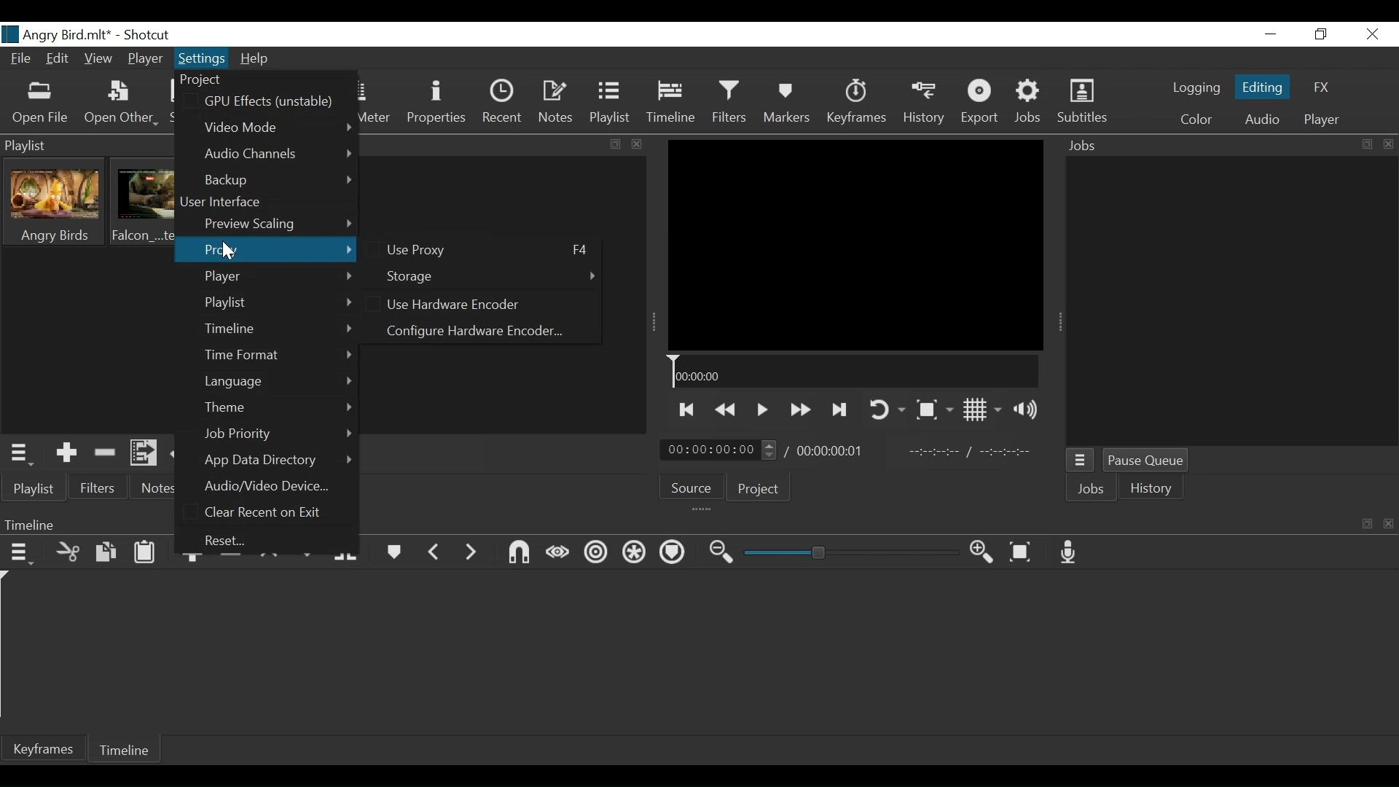 The height and width of the screenshot is (787, 1399). Describe the element at coordinates (726, 410) in the screenshot. I see `Play backward quickly` at that location.